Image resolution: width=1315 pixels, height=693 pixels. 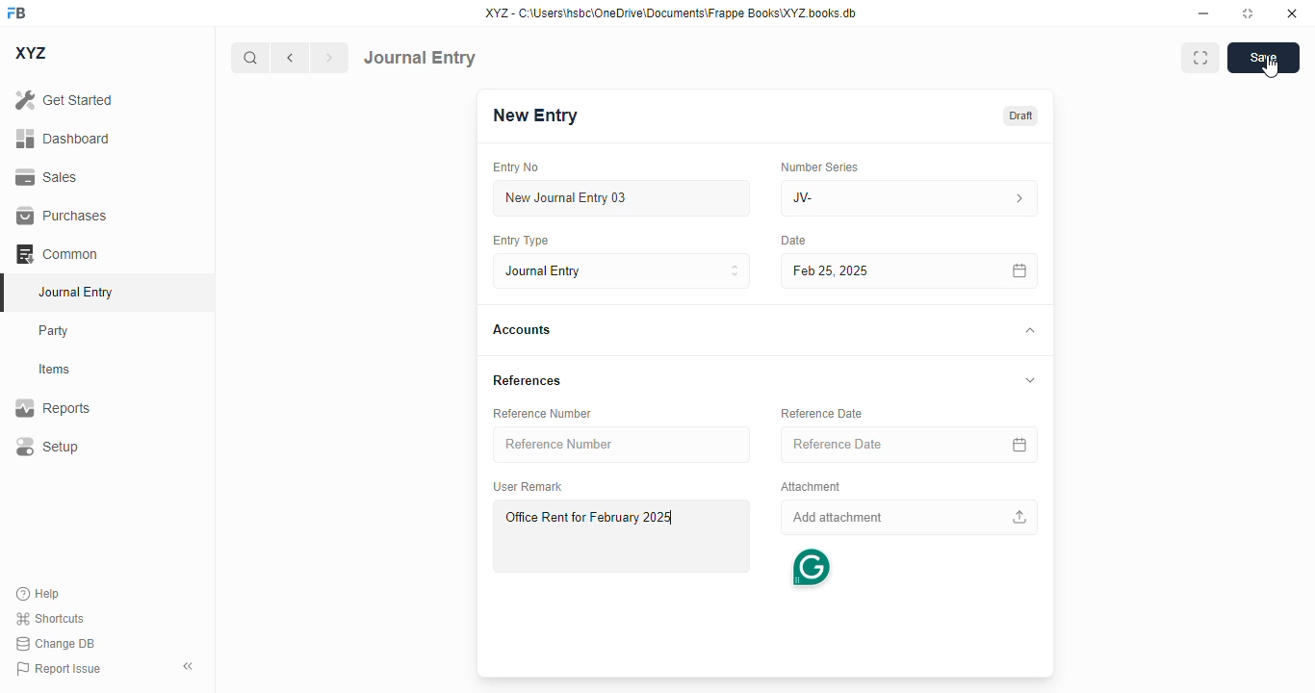 What do you see at coordinates (864, 198) in the screenshot?
I see `JV-` at bounding box center [864, 198].